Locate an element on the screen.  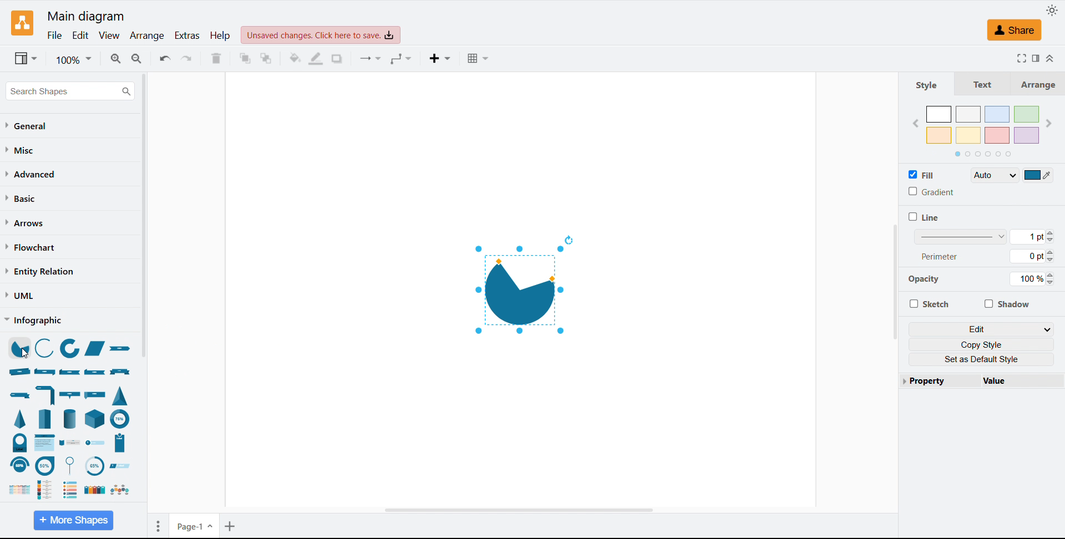
cursor is located at coordinates (24, 355).